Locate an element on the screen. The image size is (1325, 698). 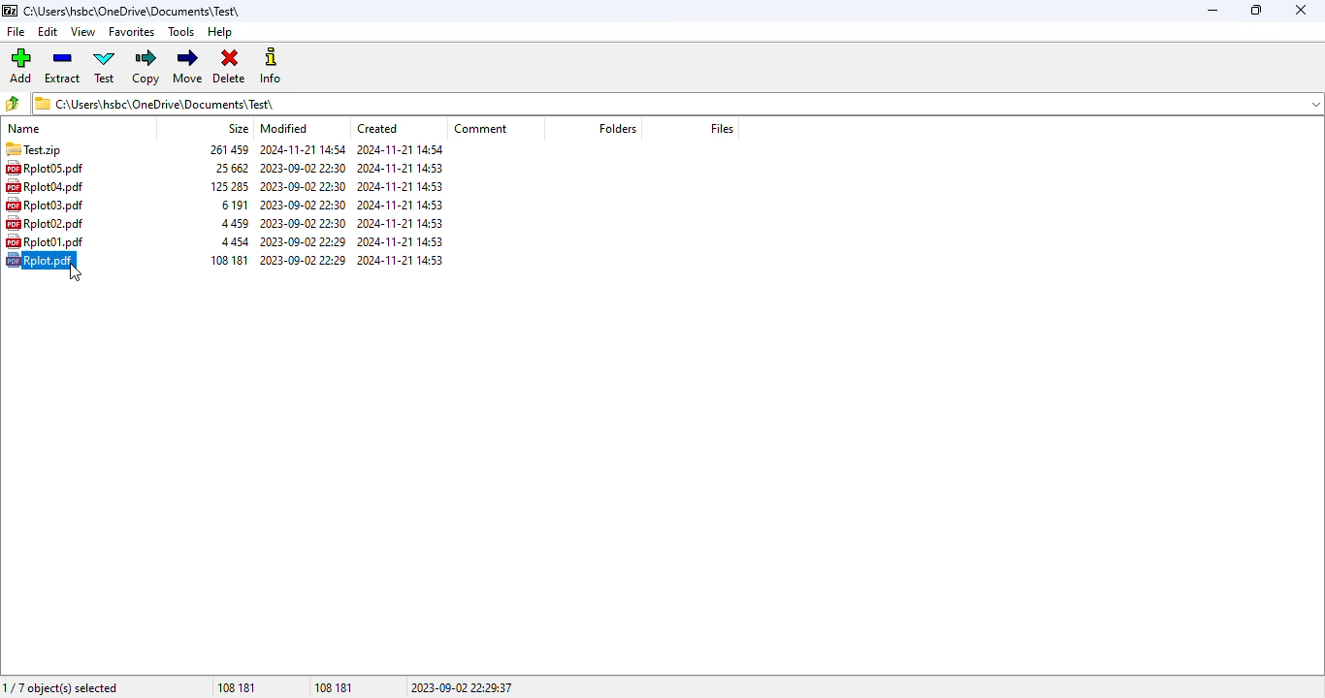
 2024-11-2114:54 is located at coordinates (405, 148).